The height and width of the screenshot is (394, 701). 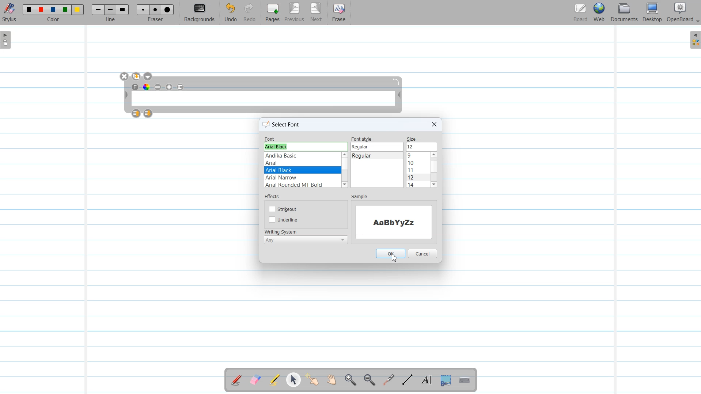 I want to click on Next, so click(x=316, y=13).